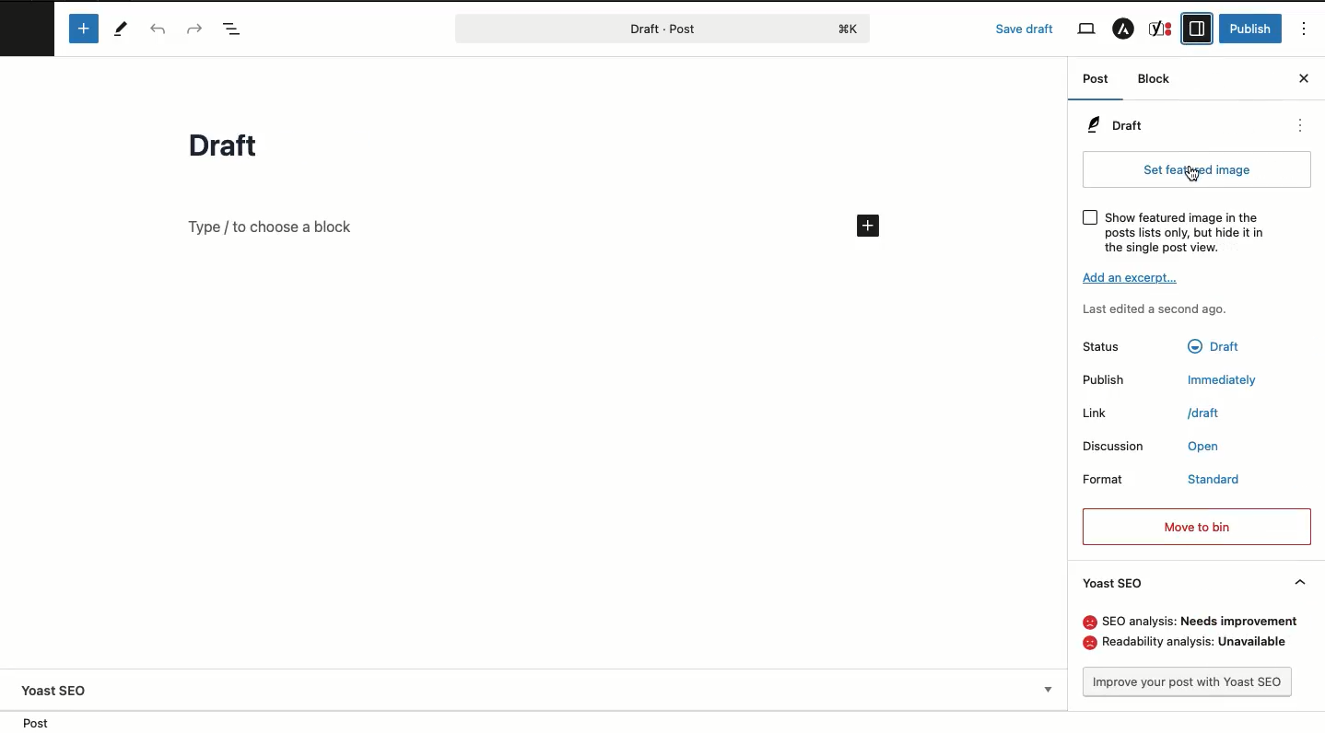  What do you see at coordinates (237, 29) in the screenshot?
I see `Doc overview ` at bounding box center [237, 29].